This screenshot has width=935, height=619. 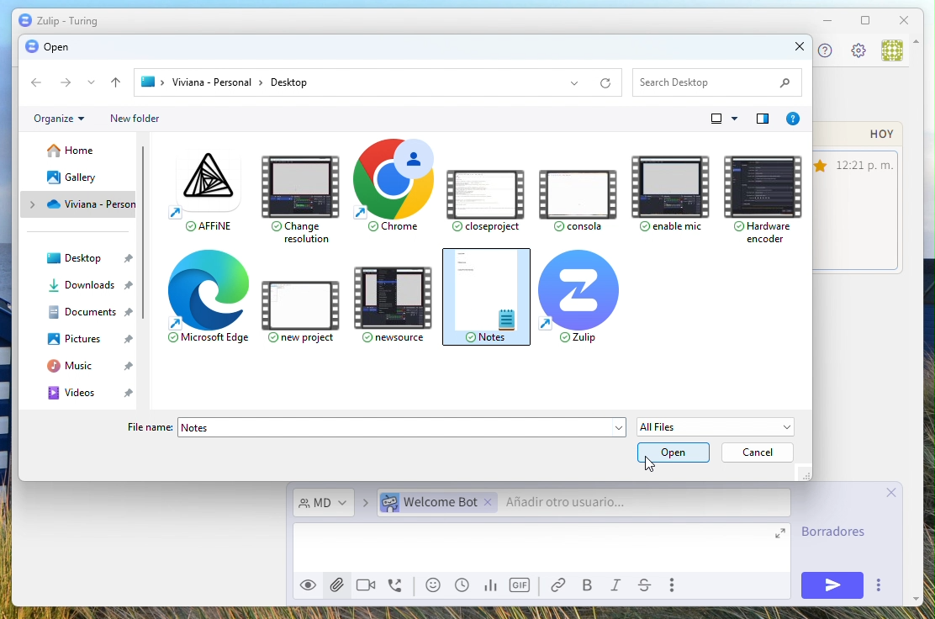 What do you see at coordinates (485, 193) in the screenshot?
I see `closeproject` at bounding box center [485, 193].